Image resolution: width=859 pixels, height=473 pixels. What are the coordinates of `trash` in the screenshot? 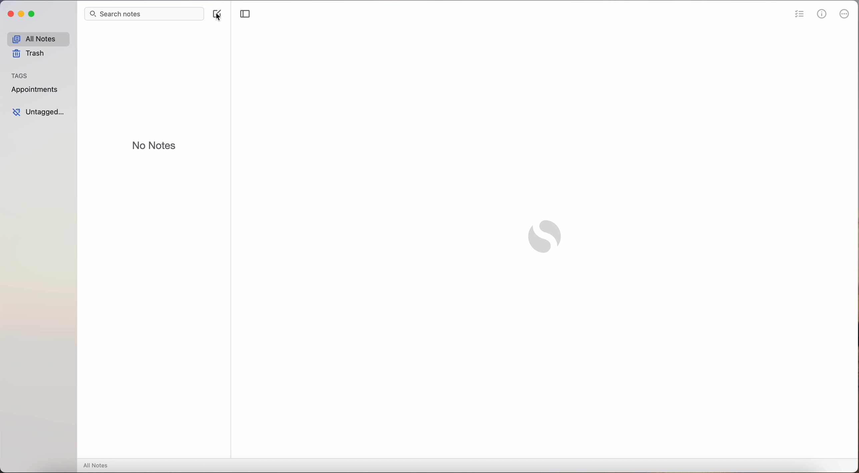 It's located at (31, 54).